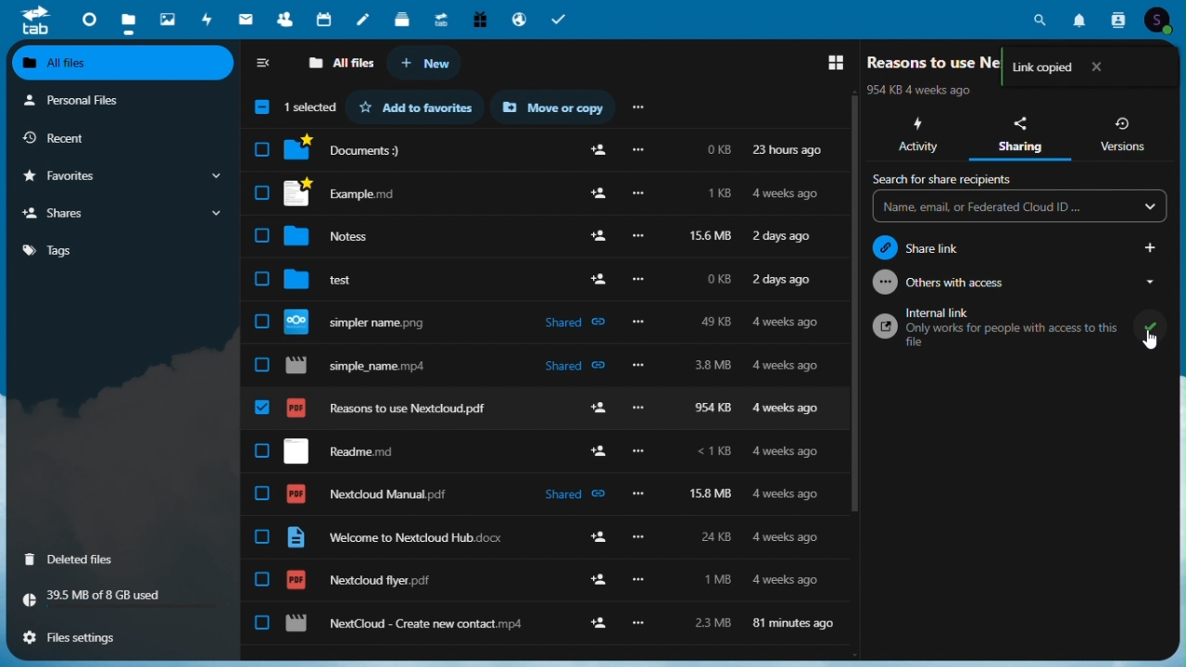 The width and height of the screenshot is (1186, 667). What do you see at coordinates (638, 366) in the screenshot?
I see `` at bounding box center [638, 366].